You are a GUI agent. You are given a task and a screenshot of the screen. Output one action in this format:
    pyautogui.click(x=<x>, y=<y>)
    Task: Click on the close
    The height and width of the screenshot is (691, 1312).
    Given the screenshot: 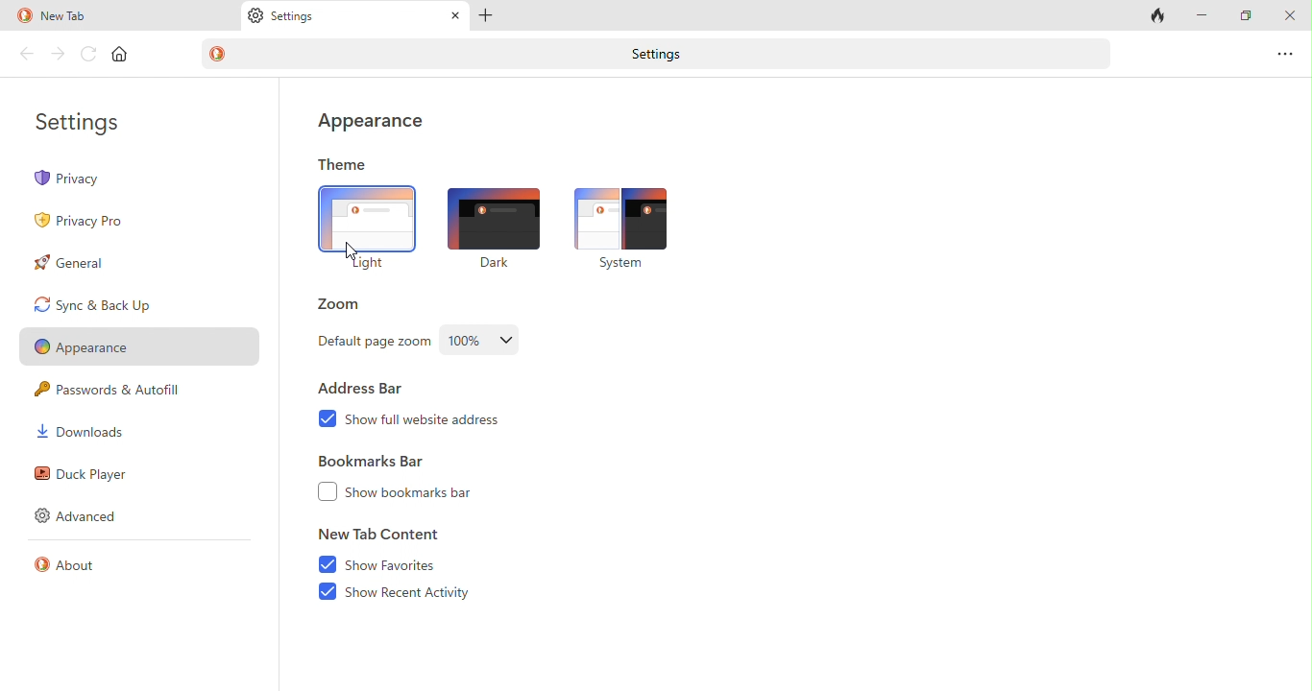 What is the action you would take?
    pyautogui.click(x=455, y=15)
    